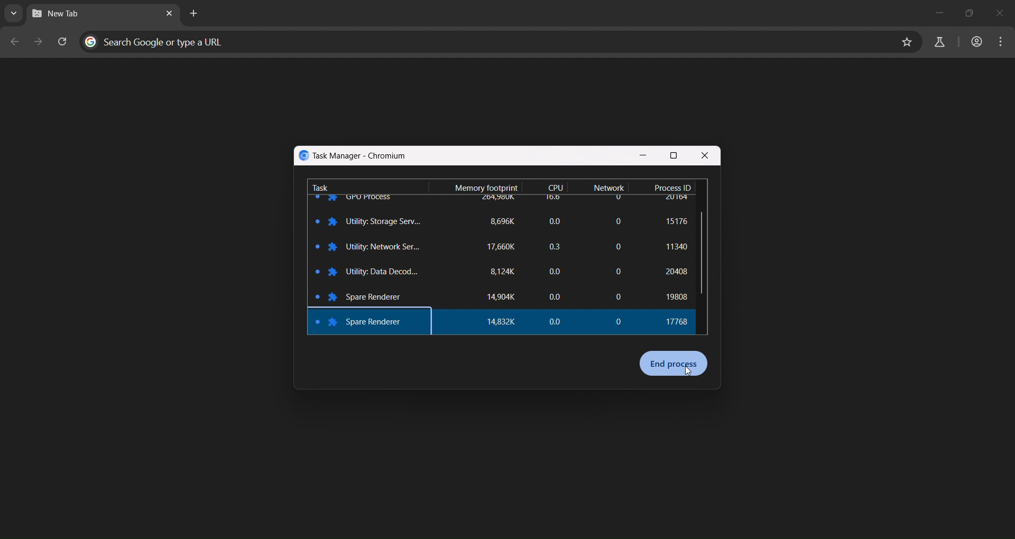 The width and height of the screenshot is (1015, 539). What do you see at coordinates (906, 42) in the screenshot?
I see `bookmark page` at bounding box center [906, 42].